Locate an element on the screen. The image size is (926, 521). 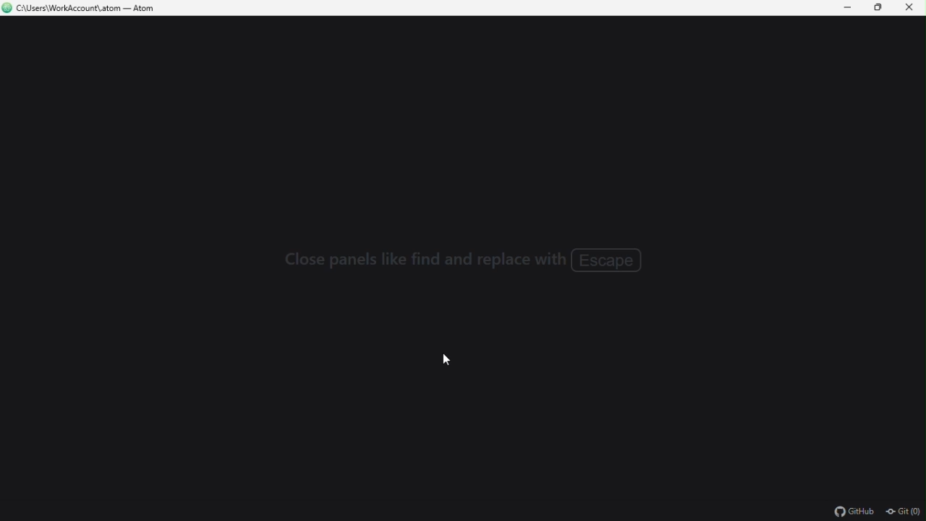
Close is located at coordinates (910, 11).